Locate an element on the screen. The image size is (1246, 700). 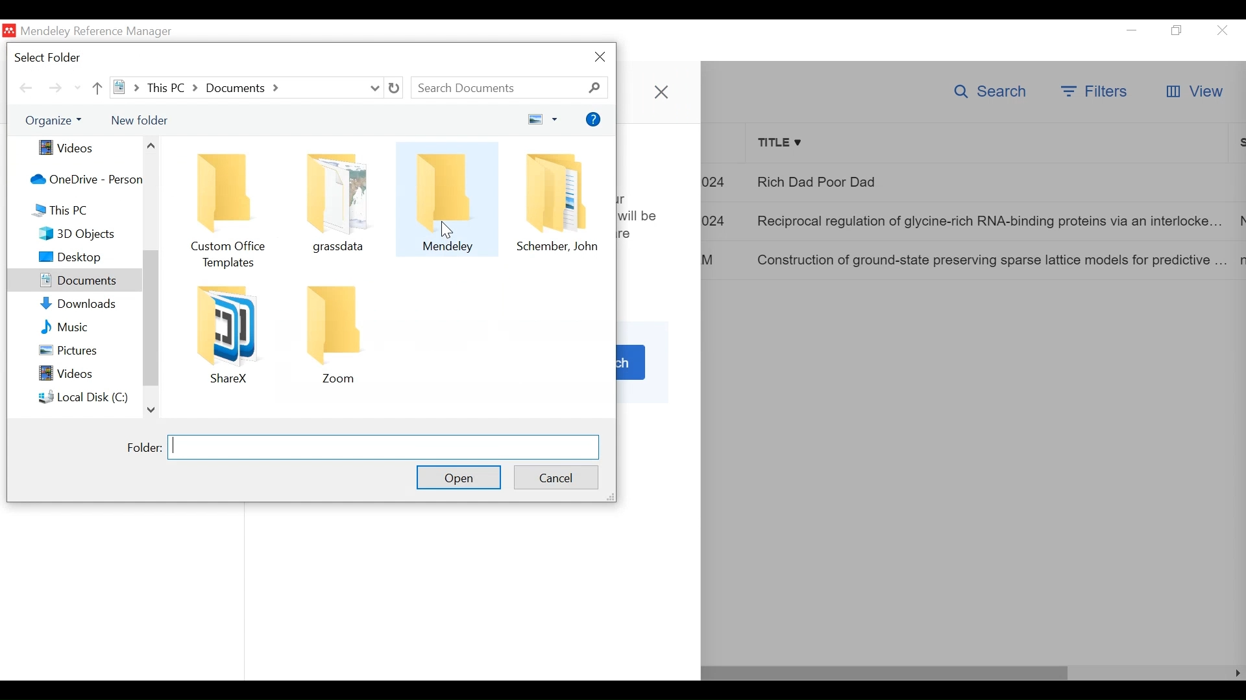
Cancel is located at coordinates (554, 476).